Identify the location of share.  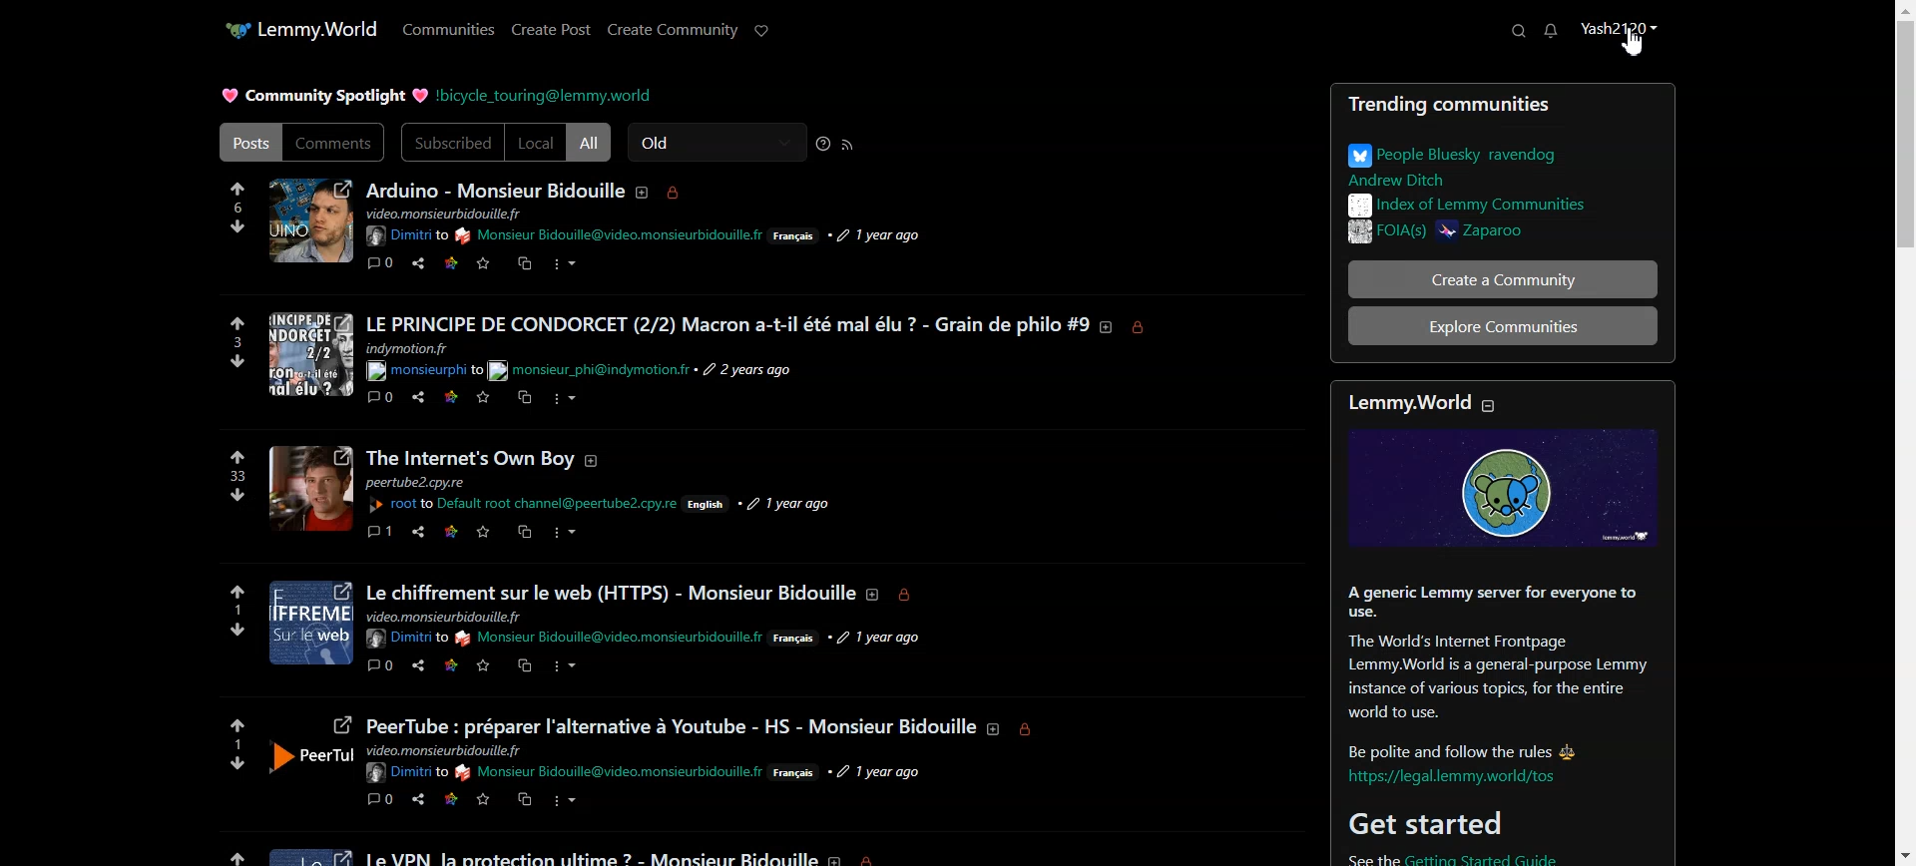
(417, 400).